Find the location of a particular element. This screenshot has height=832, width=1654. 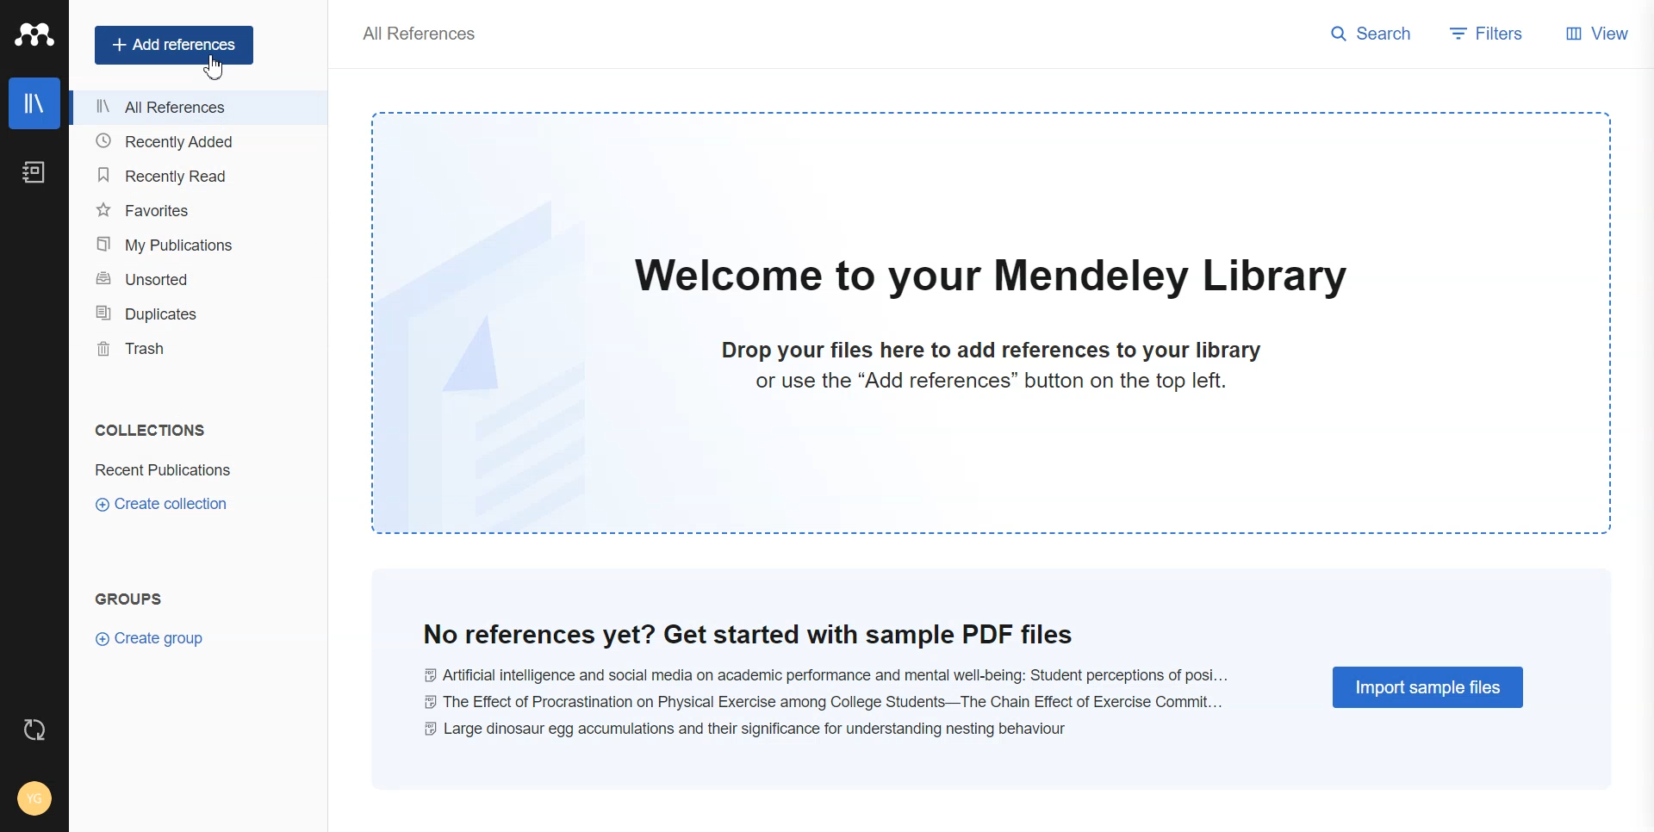

All Reference is located at coordinates (189, 109).